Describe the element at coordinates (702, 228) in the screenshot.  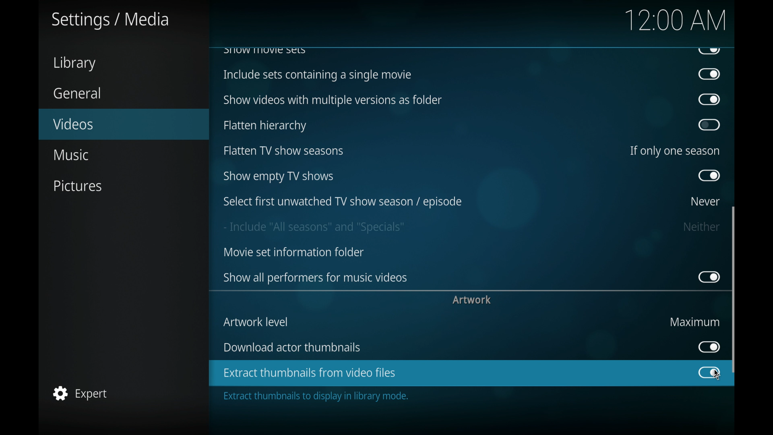
I see `neither` at that location.